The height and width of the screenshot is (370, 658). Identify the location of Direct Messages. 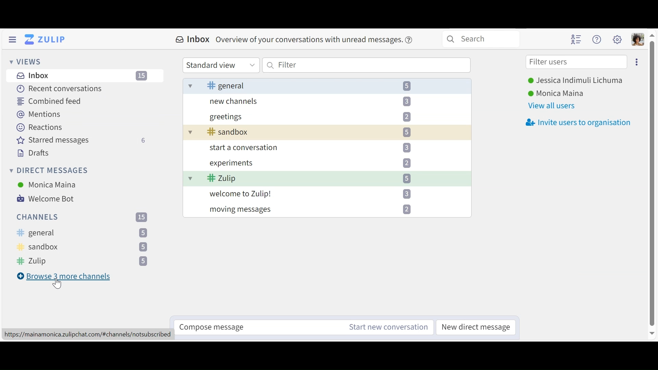
(53, 171).